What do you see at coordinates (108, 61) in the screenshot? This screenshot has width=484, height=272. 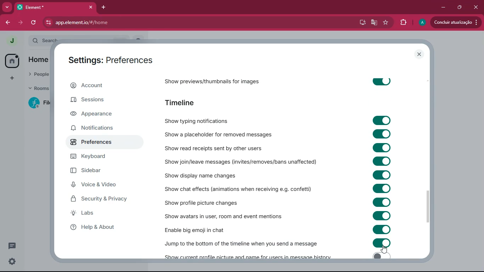 I see `settings: account` at bounding box center [108, 61].